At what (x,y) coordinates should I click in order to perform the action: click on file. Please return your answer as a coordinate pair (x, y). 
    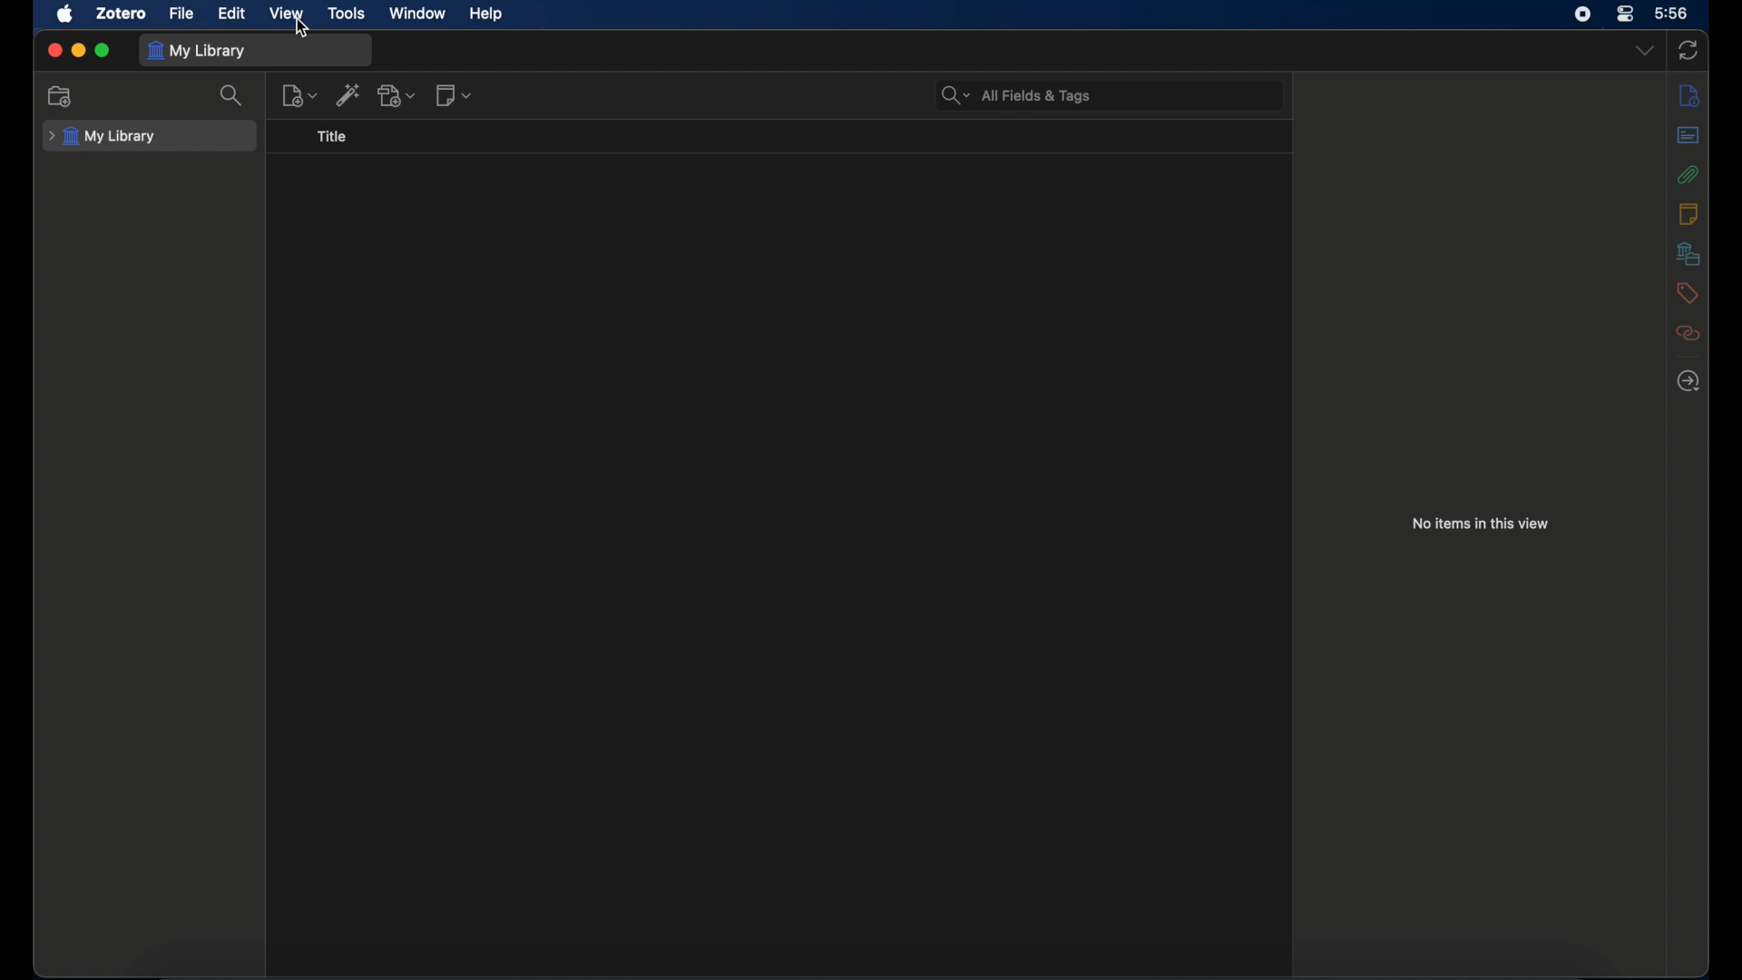
    Looking at the image, I should click on (181, 13).